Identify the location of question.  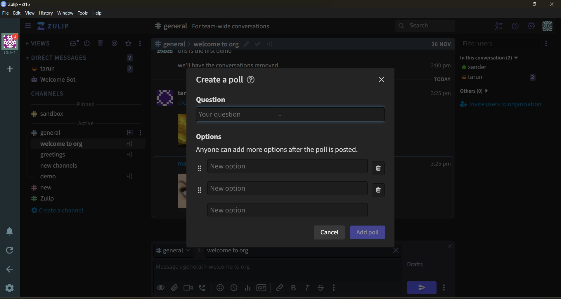
(212, 100).